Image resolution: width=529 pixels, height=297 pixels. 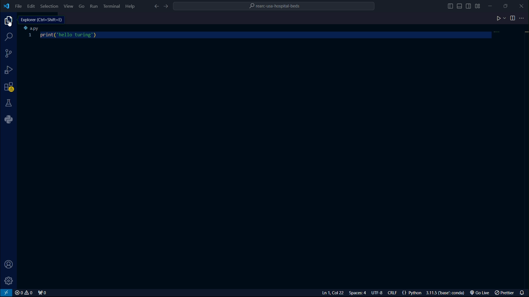 I want to click on Ln 1, Col 22, so click(x=334, y=293).